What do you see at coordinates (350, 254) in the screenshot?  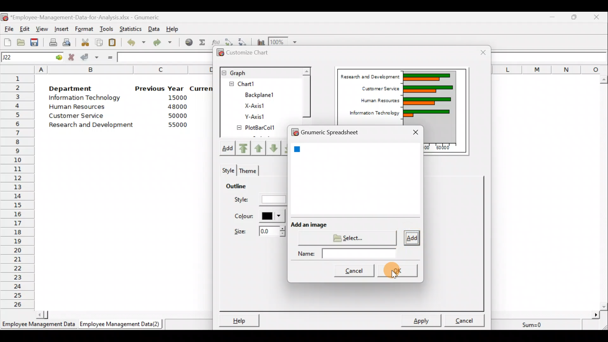 I see `Name` at bounding box center [350, 254].